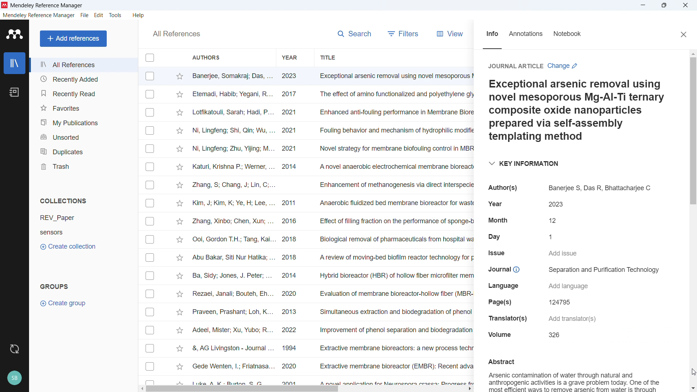 The image size is (697, 392). I want to click on View , so click(452, 35).